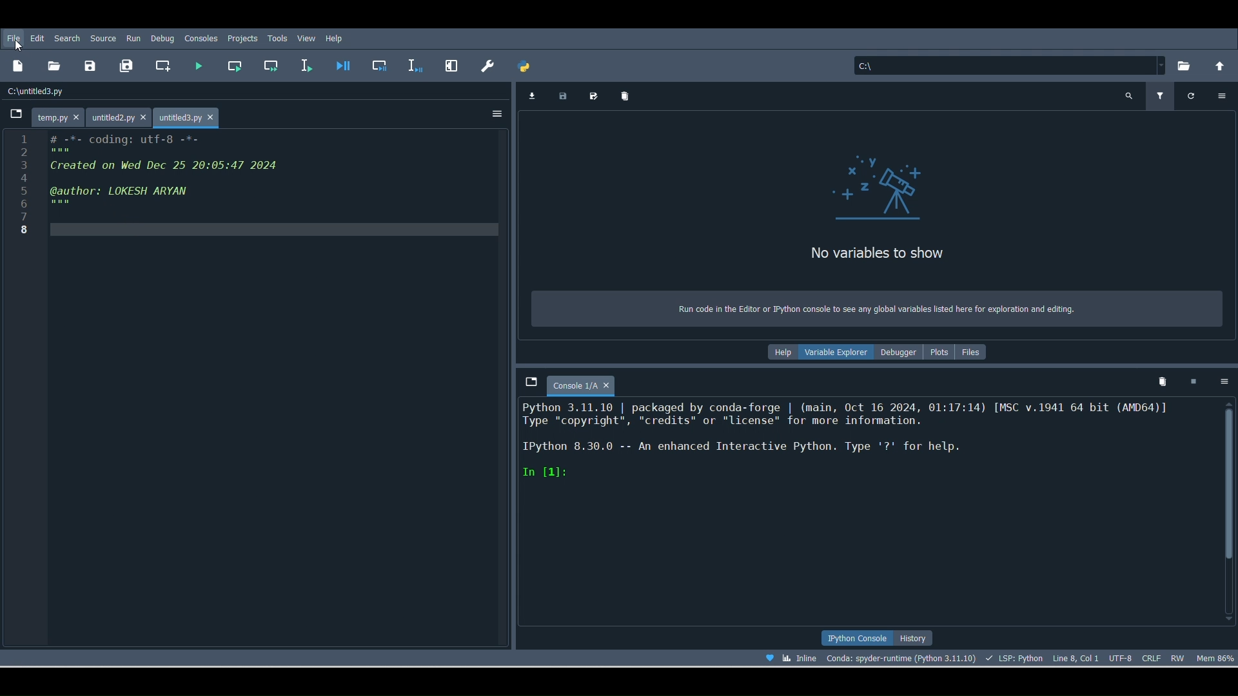  I want to click on File EOL status, so click(1152, 656).